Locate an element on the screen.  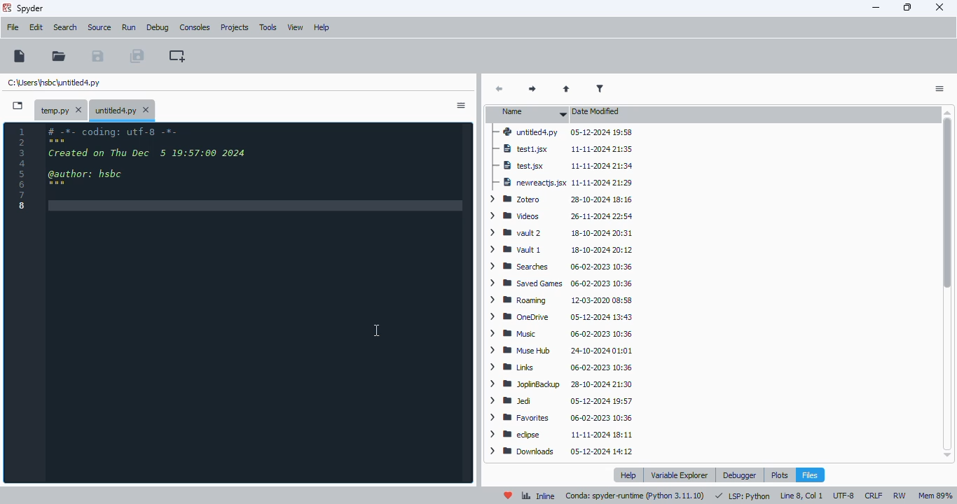
save all files is located at coordinates (137, 55).